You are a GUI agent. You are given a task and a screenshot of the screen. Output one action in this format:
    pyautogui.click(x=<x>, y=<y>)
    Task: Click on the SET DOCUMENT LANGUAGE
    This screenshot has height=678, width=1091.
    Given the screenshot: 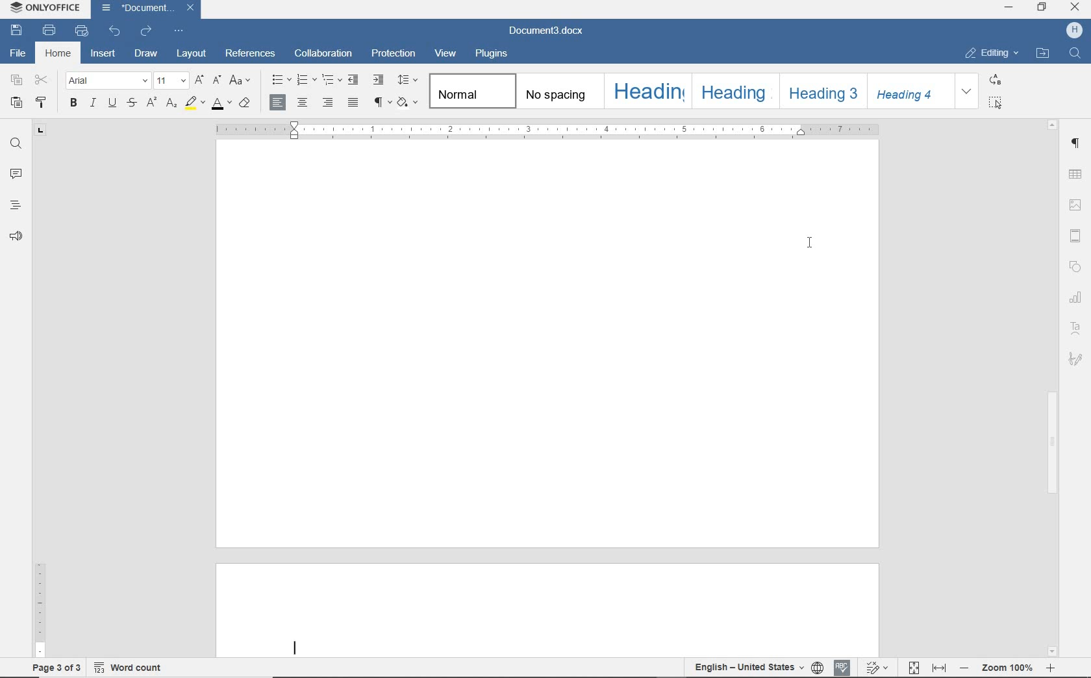 What is the action you would take?
    pyautogui.click(x=818, y=668)
    